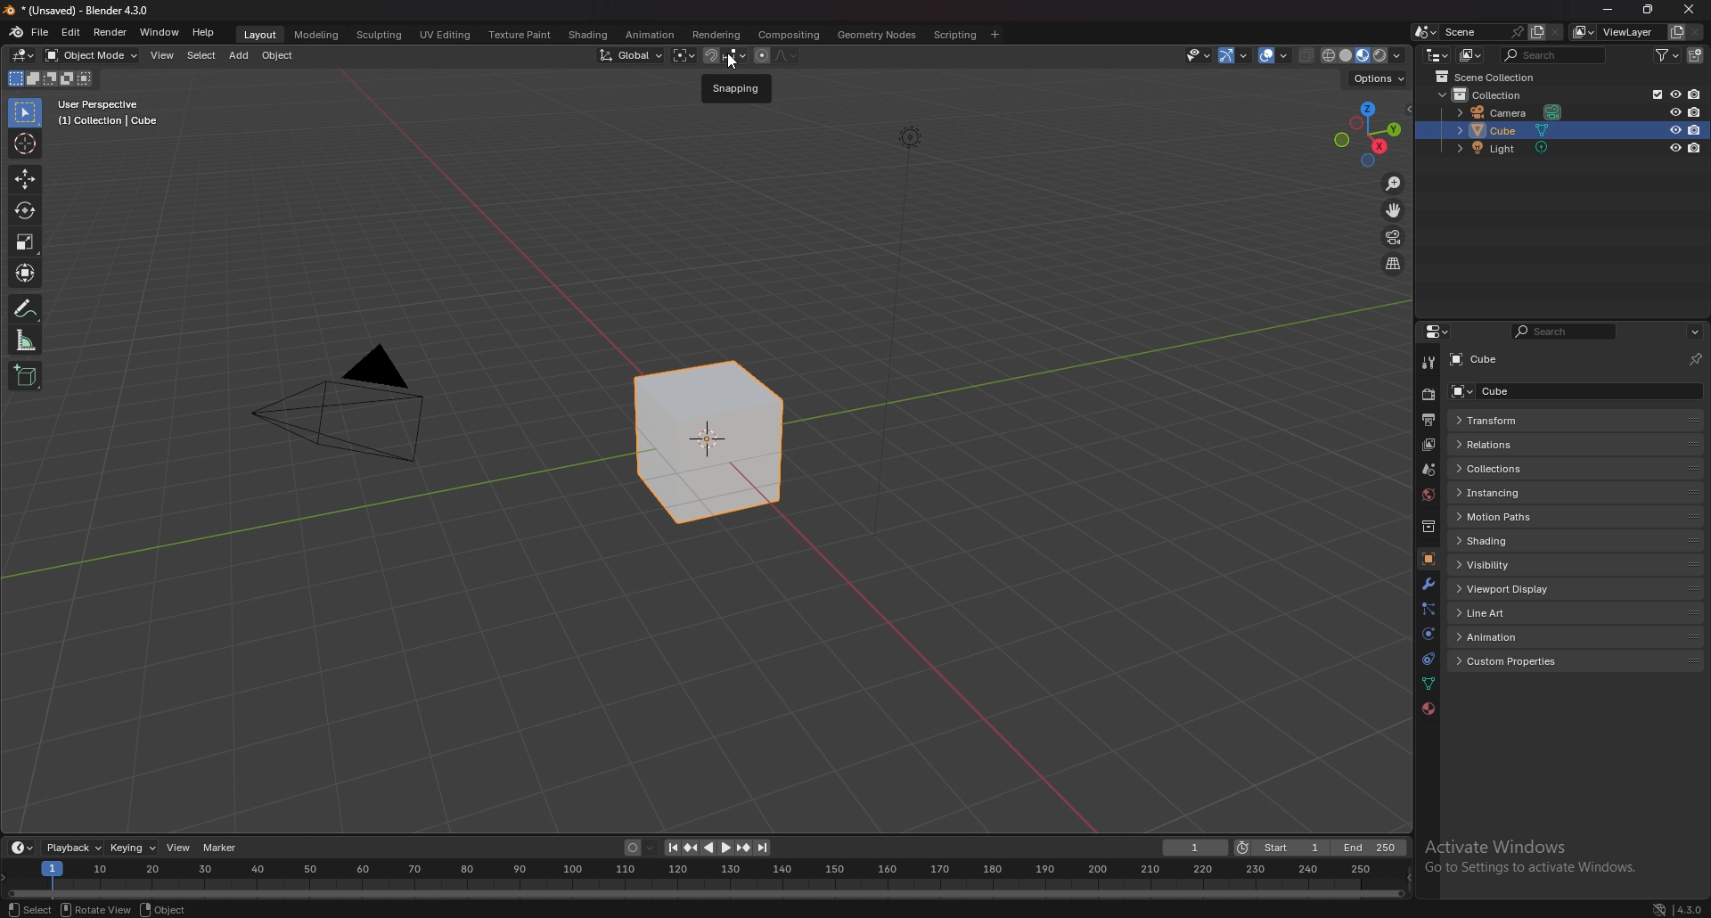  What do you see at coordinates (1674, 149) in the screenshot?
I see `hide in viewport` at bounding box center [1674, 149].